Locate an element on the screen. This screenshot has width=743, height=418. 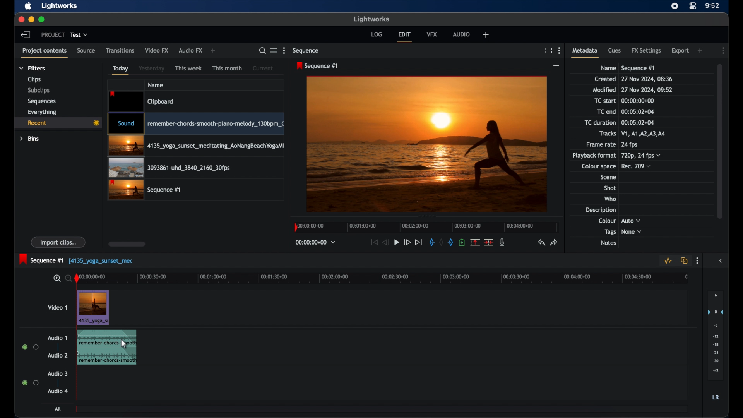
undo is located at coordinates (541, 242).